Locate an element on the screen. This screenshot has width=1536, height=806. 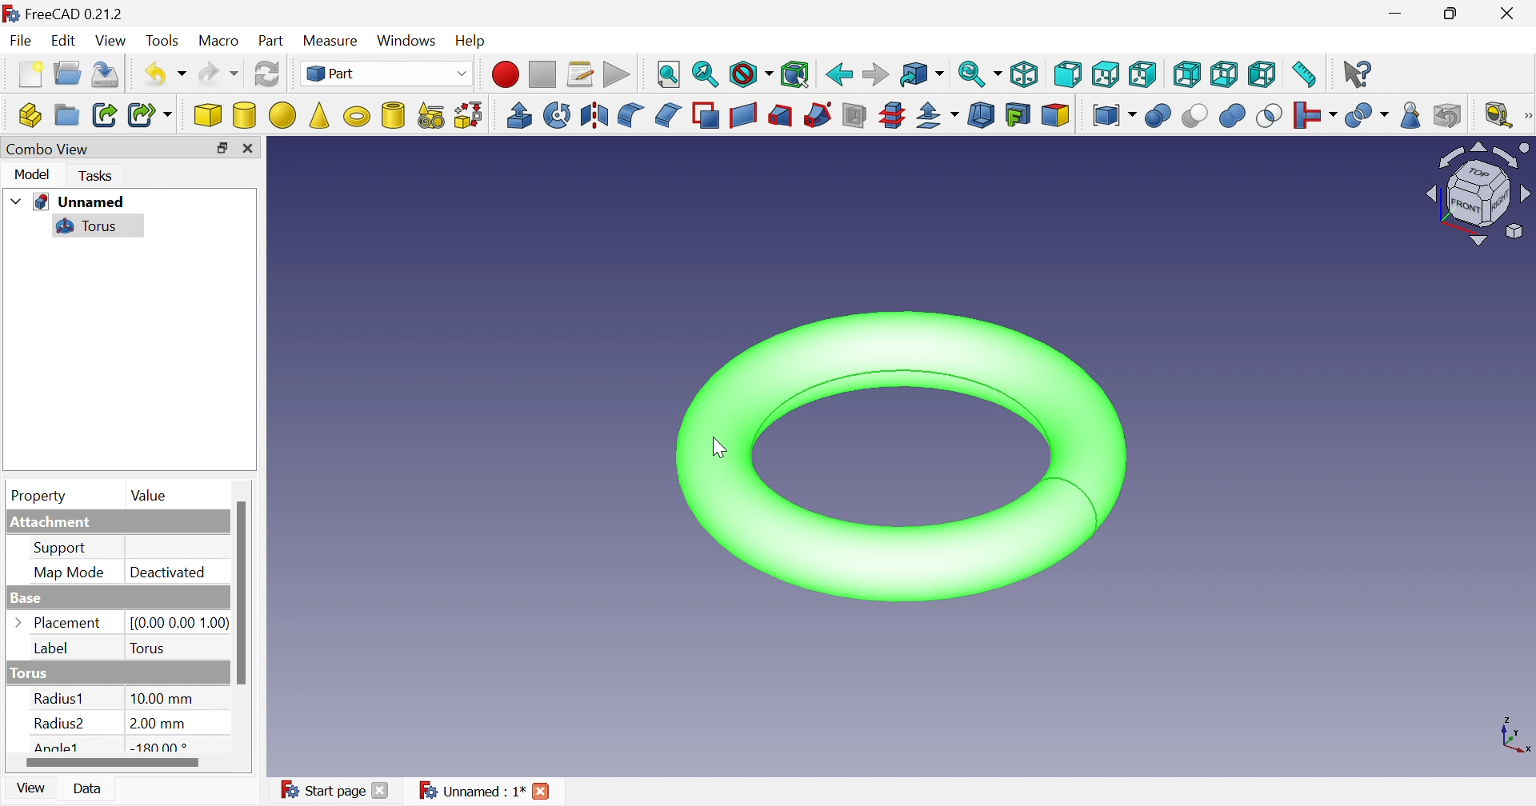
Create tube is located at coordinates (392, 116).